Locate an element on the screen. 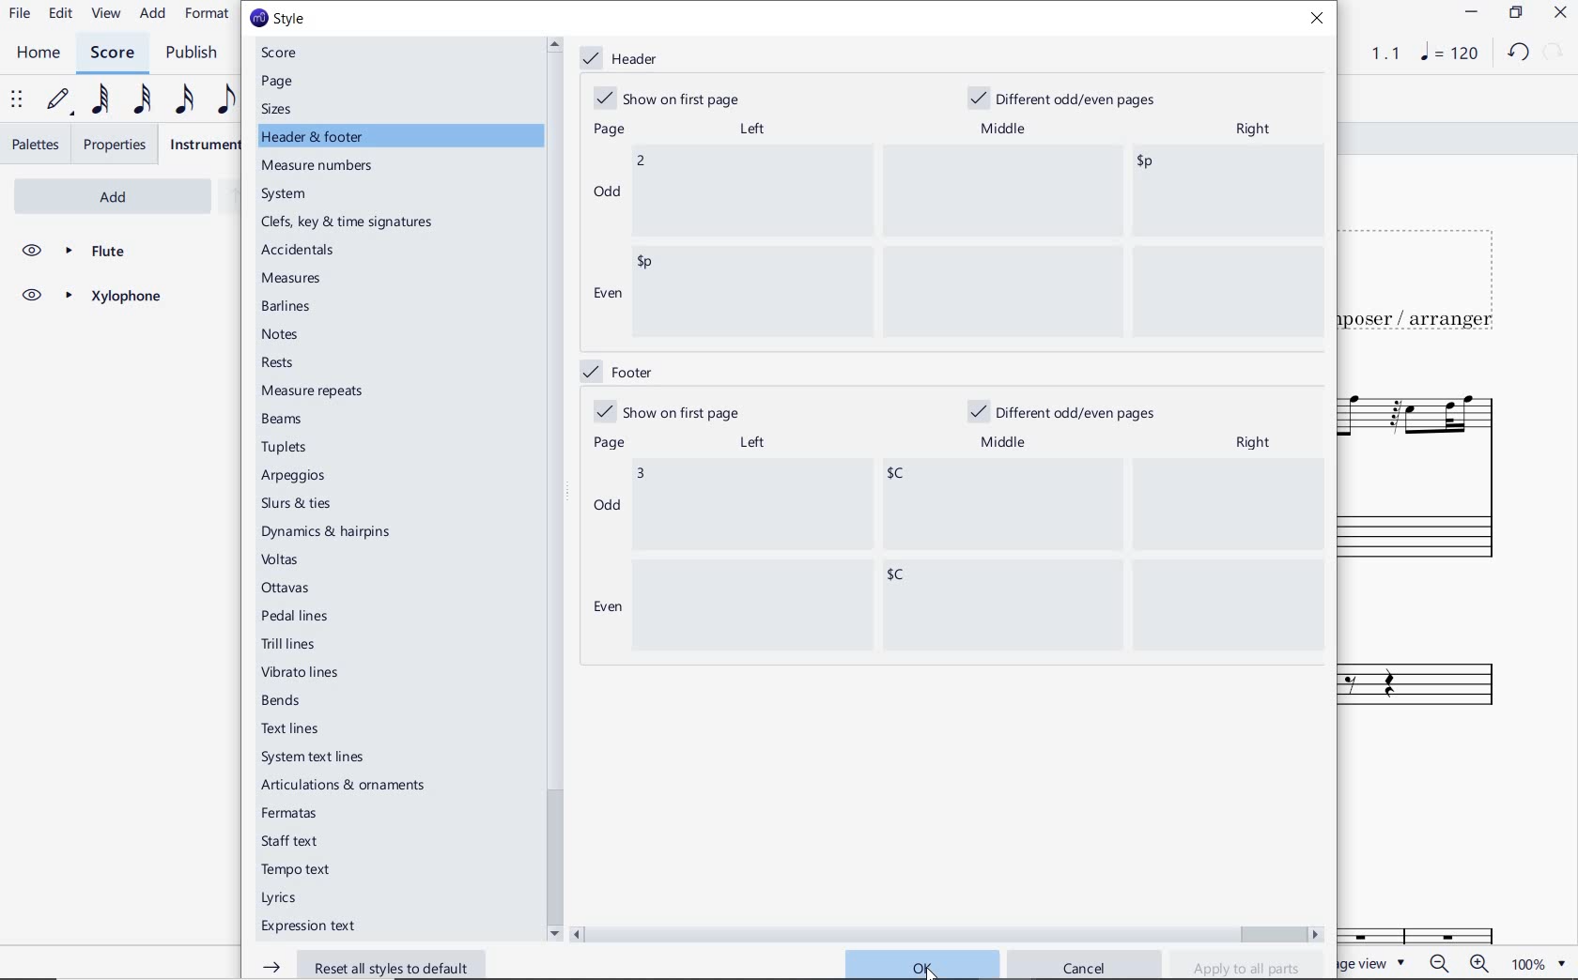 This screenshot has width=1578, height=980. PAGE VIEW is located at coordinates (1378, 962).